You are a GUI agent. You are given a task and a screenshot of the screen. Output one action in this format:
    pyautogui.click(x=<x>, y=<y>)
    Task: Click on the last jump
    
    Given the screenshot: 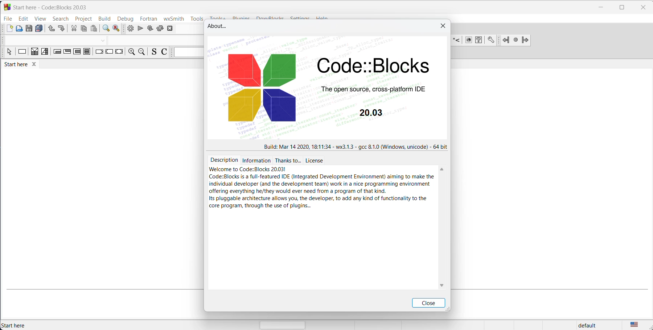 What is the action you would take?
    pyautogui.click(x=515, y=41)
    